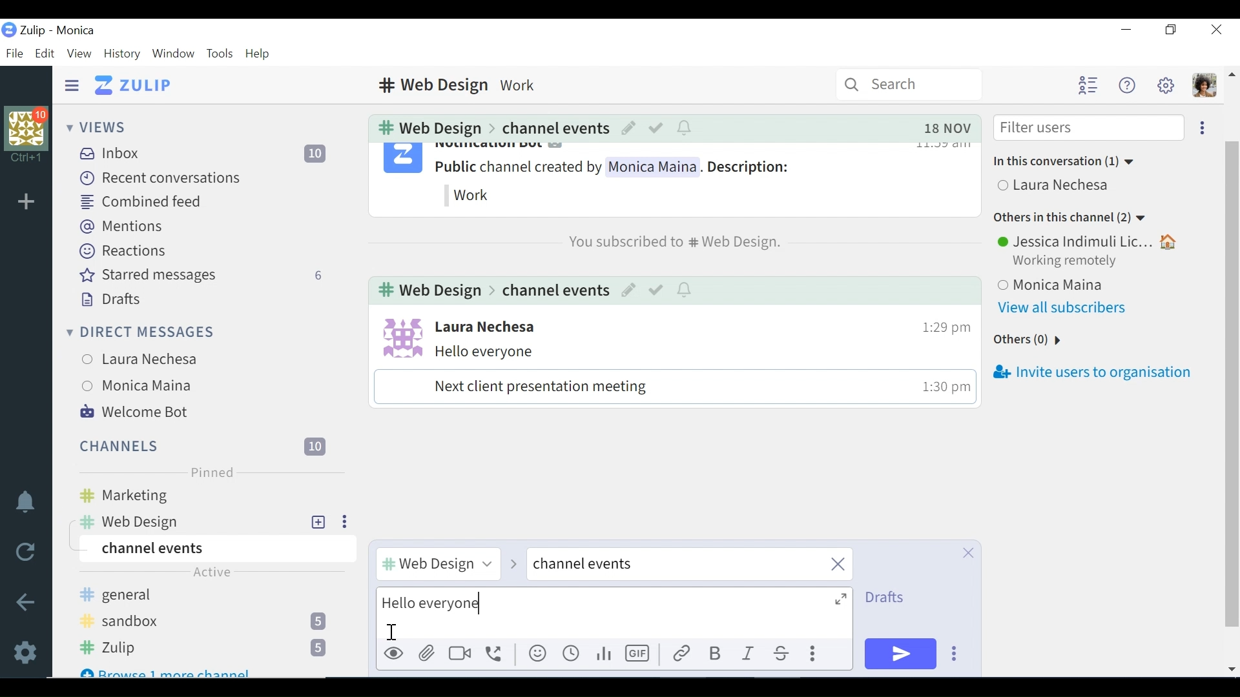 Image resolution: width=1240 pixels, height=697 pixels. What do you see at coordinates (1068, 308) in the screenshot?
I see `View all subscribers` at bounding box center [1068, 308].